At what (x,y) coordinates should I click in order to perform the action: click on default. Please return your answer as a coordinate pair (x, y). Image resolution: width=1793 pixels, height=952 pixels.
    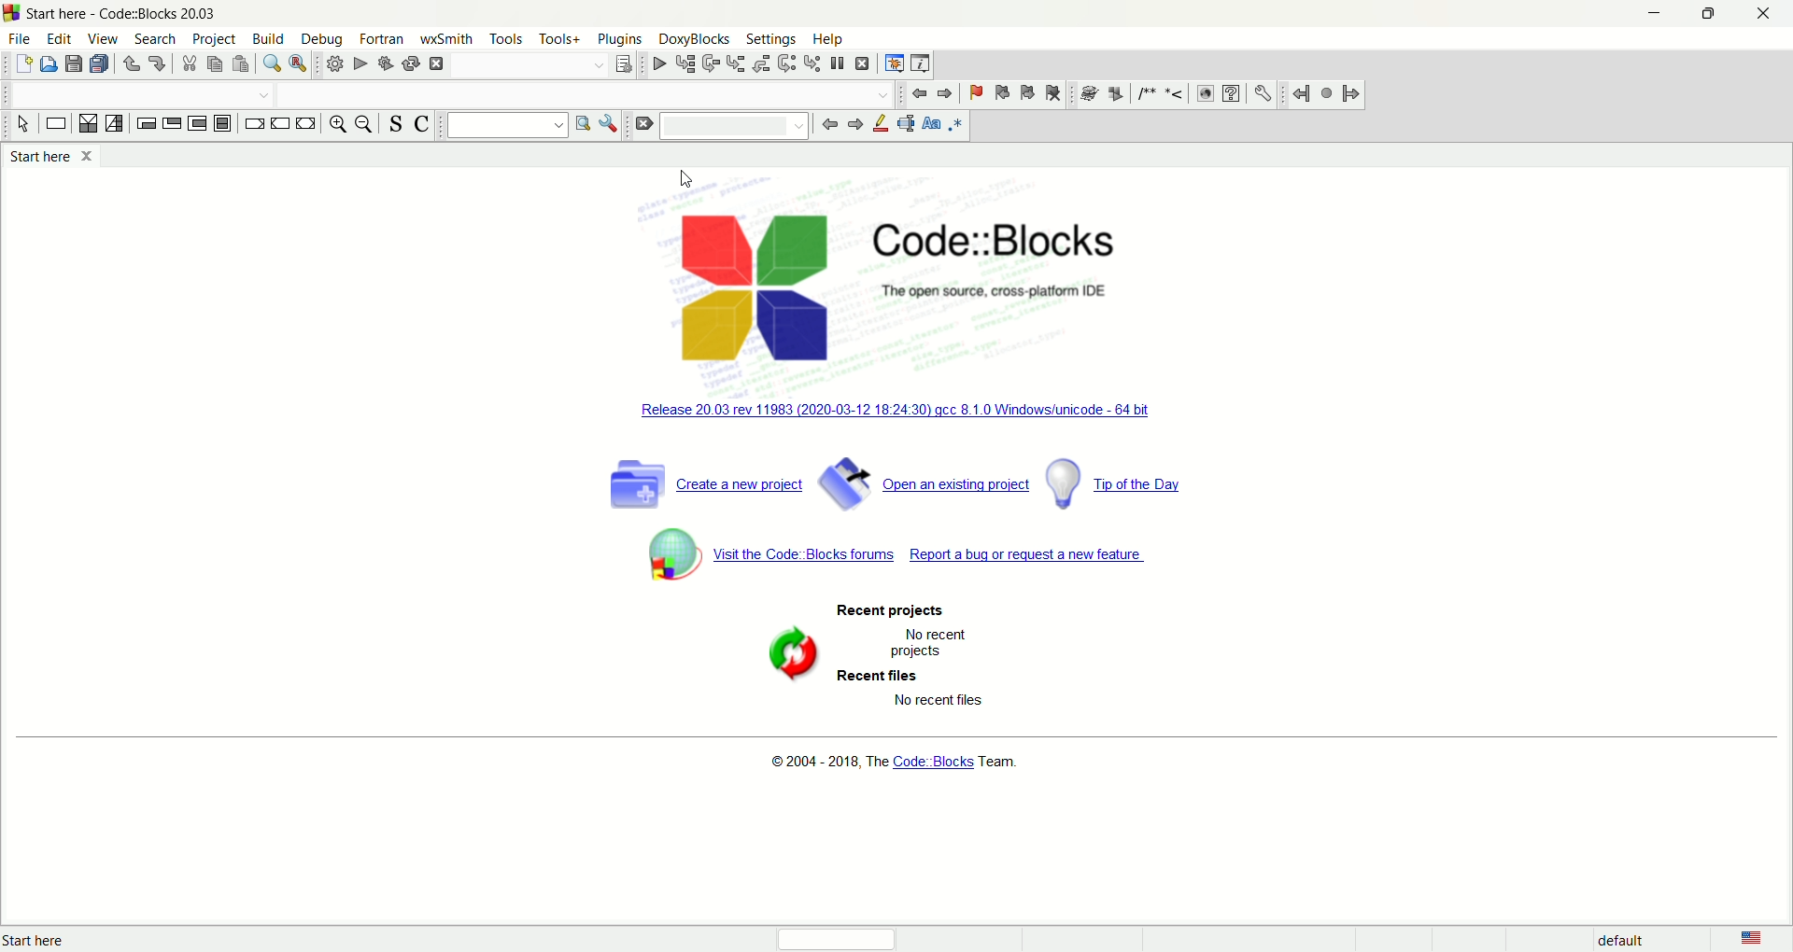
    Looking at the image, I should click on (1624, 941).